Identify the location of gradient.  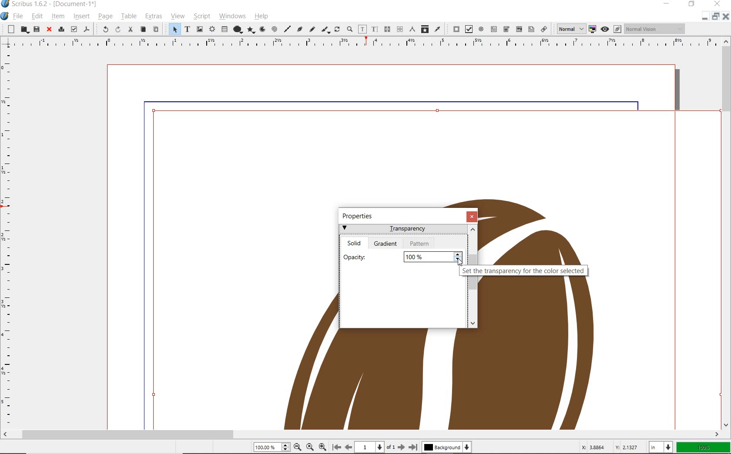
(387, 244).